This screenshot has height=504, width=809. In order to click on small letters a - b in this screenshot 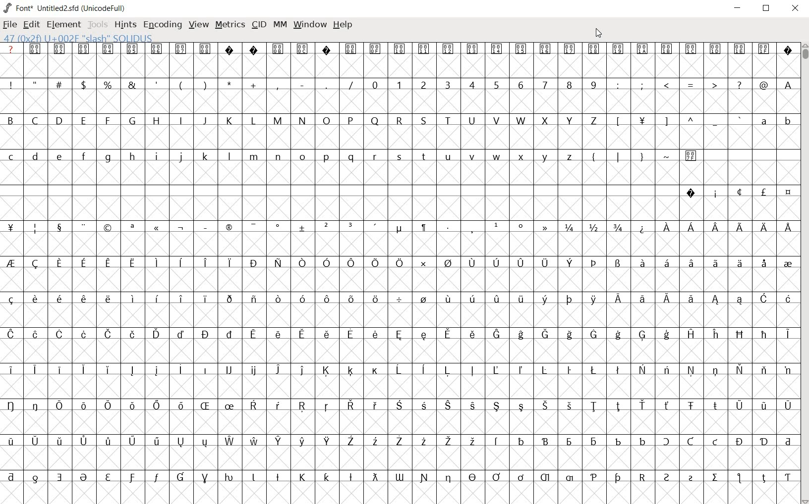, I will do `click(770, 121)`.